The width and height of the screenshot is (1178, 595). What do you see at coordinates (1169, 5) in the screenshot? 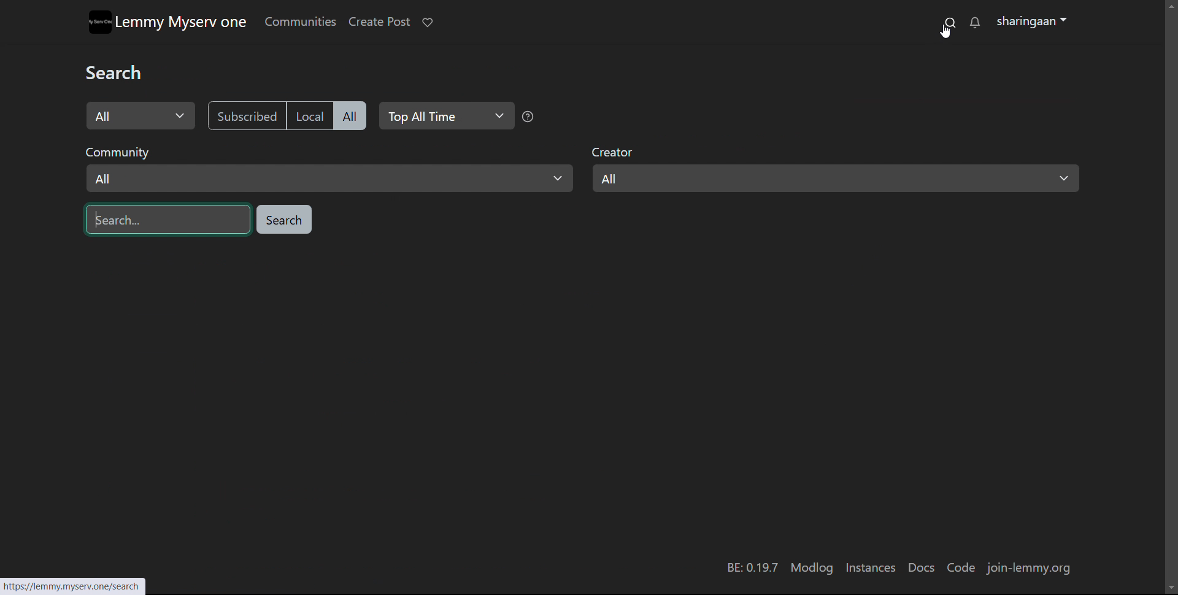
I see `scroll up` at bounding box center [1169, 5].